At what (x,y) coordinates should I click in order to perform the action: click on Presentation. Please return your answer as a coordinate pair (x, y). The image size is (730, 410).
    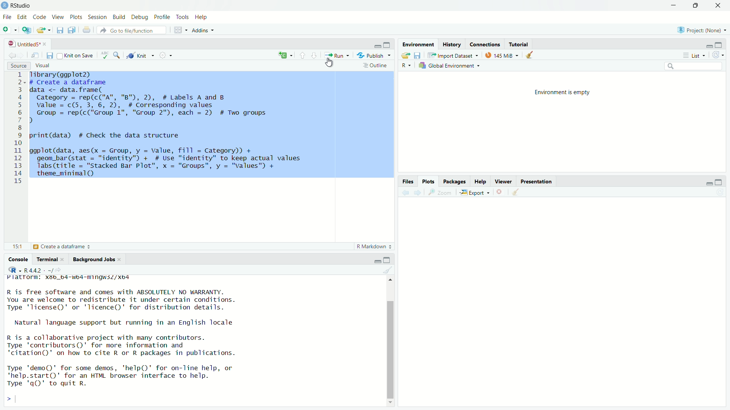
    Looking at the image, I should click on (536, 181).